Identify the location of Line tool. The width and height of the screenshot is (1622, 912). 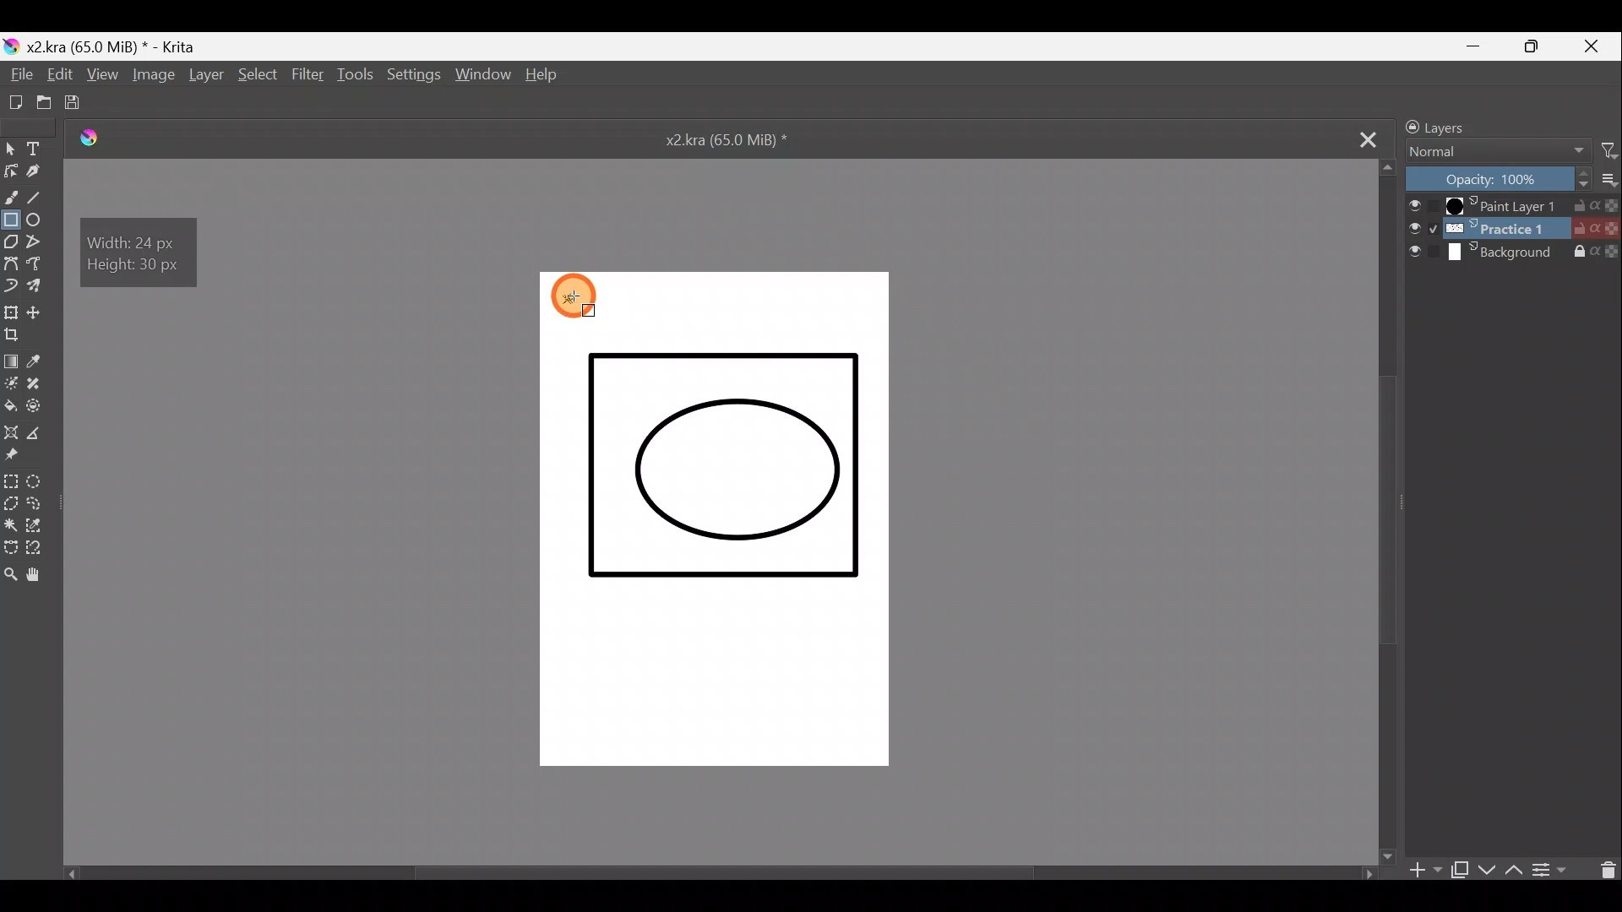
(43, 200).